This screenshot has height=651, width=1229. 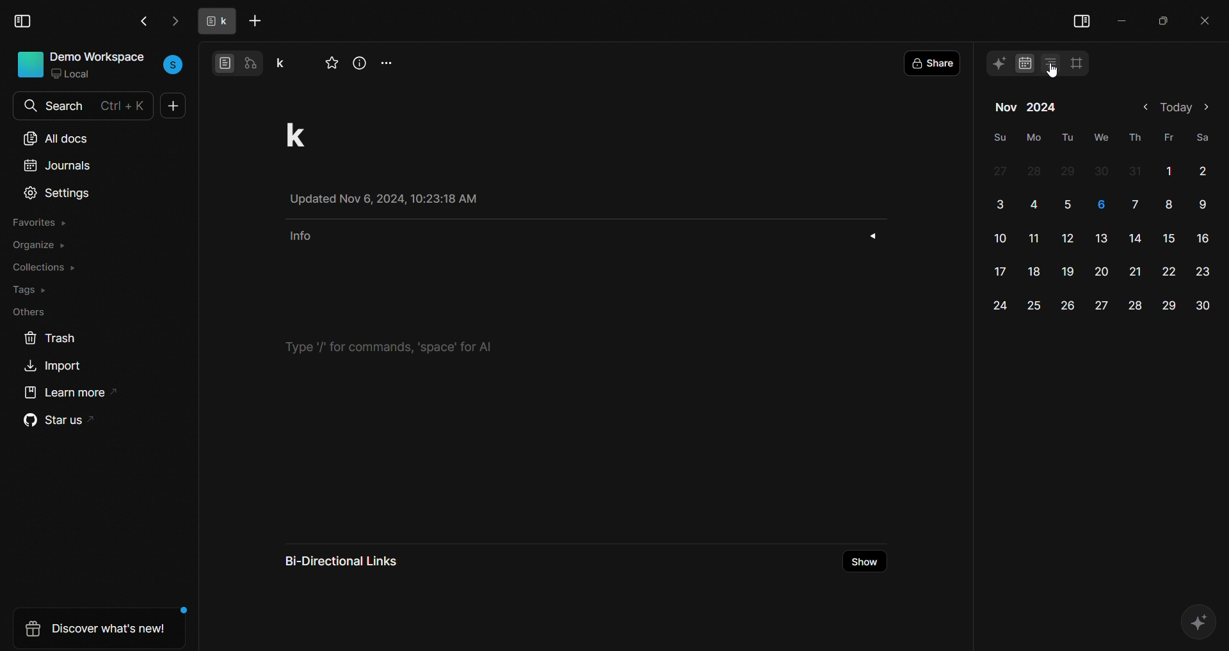 What do you see at coordinates (581, 235) in the screenshot?
I see `info` at bounding box center [581, 235].